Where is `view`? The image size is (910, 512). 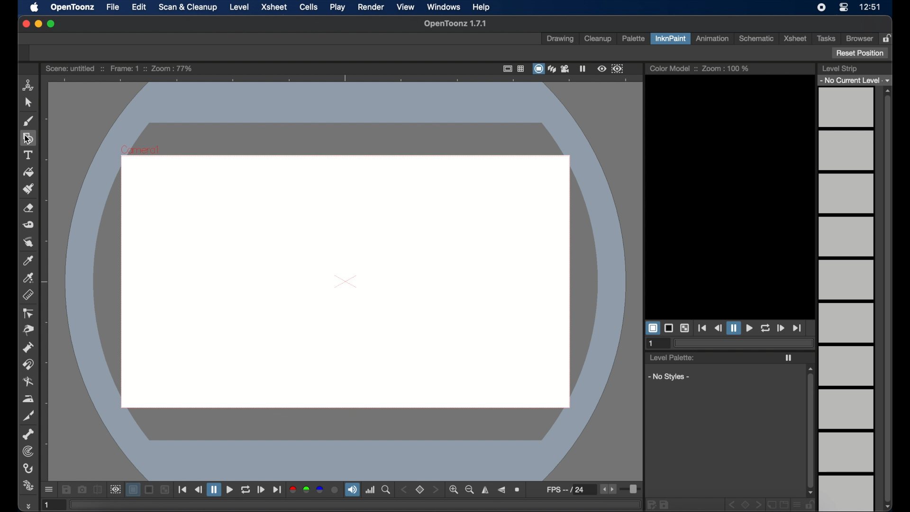
view is located at coordinates (406, 7).